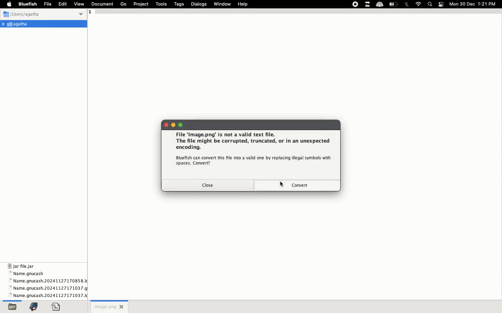  Describe the element at coordinates (48, 281) in the screenshot. I see `name gnucash` at that location.